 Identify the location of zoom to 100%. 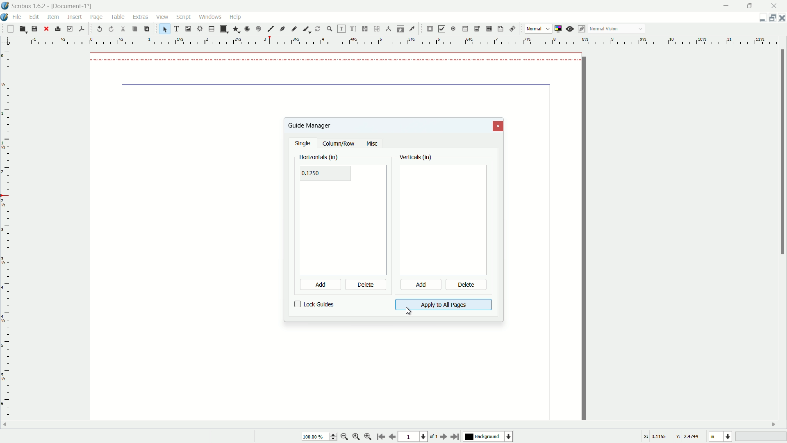
(356, 437).